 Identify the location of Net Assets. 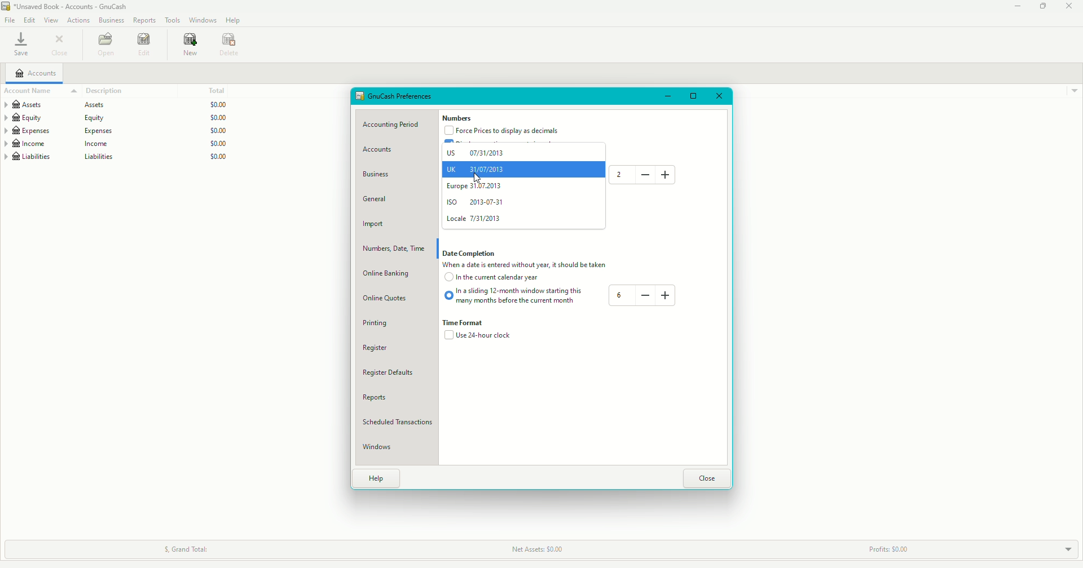
(539, 549).